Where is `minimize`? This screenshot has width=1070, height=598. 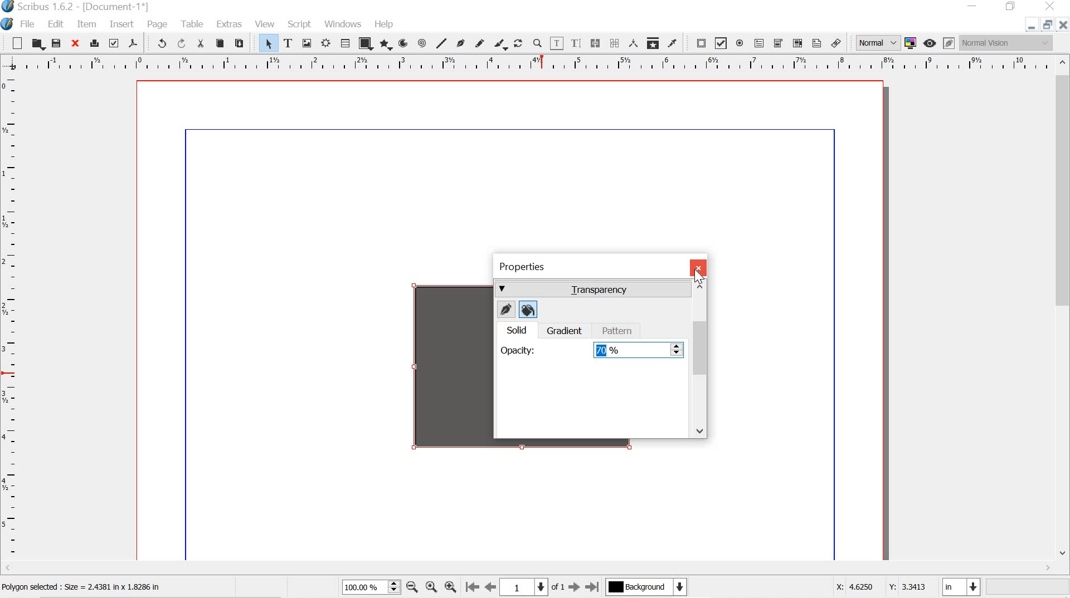 minimize is located at coordinates (1030, 27).